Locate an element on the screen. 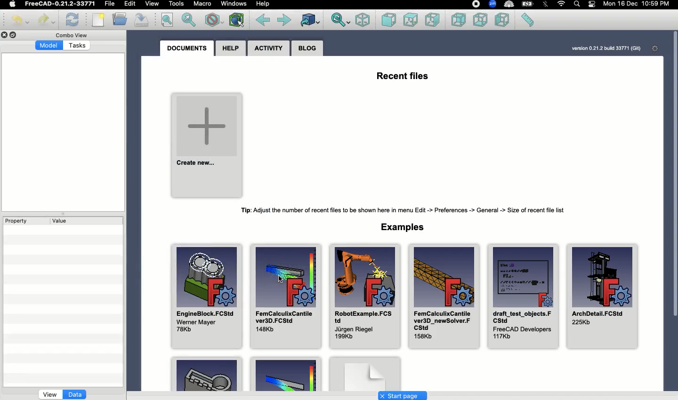 The width and height of the screenshot is (678, 400). Activity  is located at coordinates (268, 49).